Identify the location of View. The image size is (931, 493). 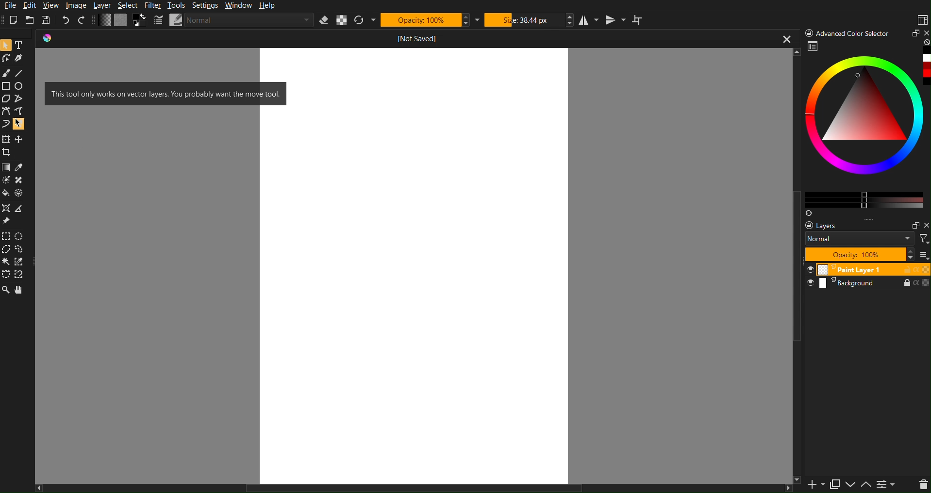
(52, 5).